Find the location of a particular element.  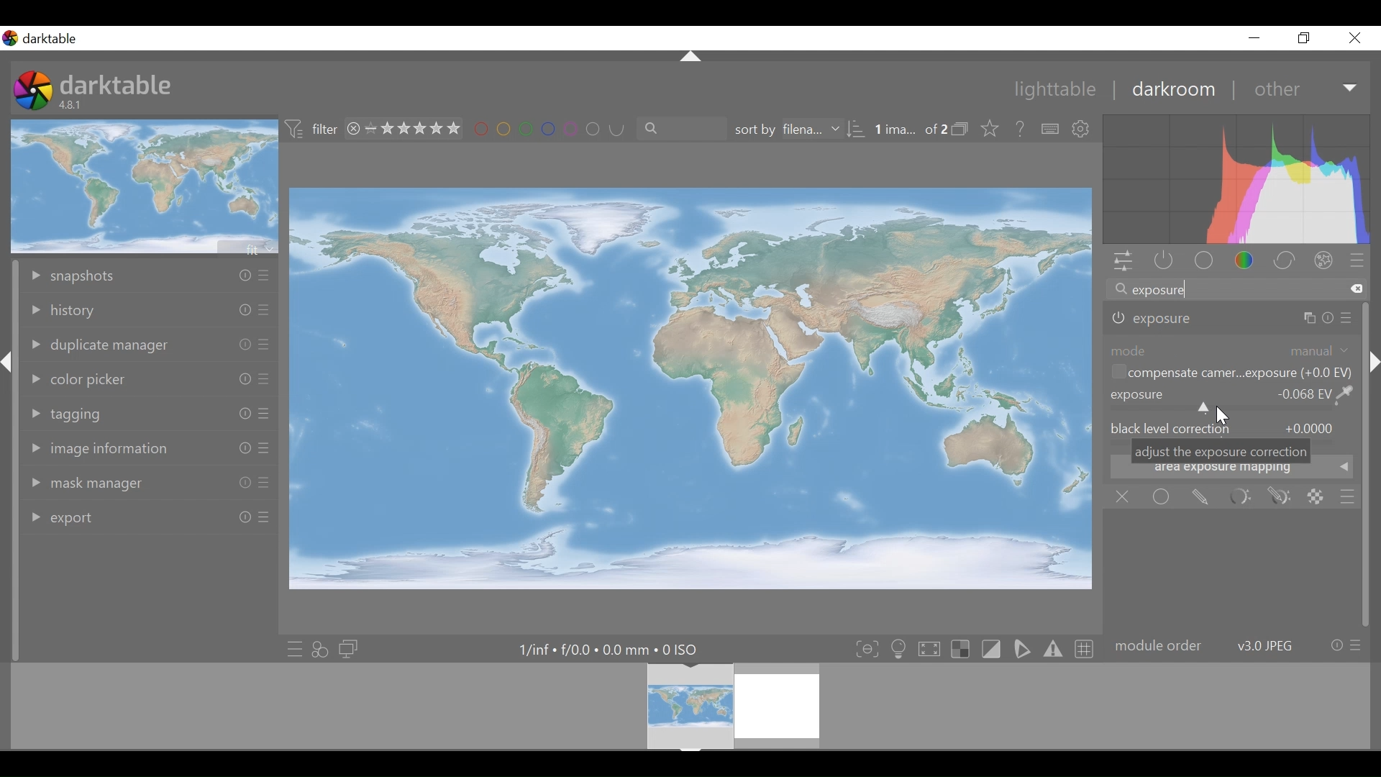

hide is located at coordinates (1372, 363).